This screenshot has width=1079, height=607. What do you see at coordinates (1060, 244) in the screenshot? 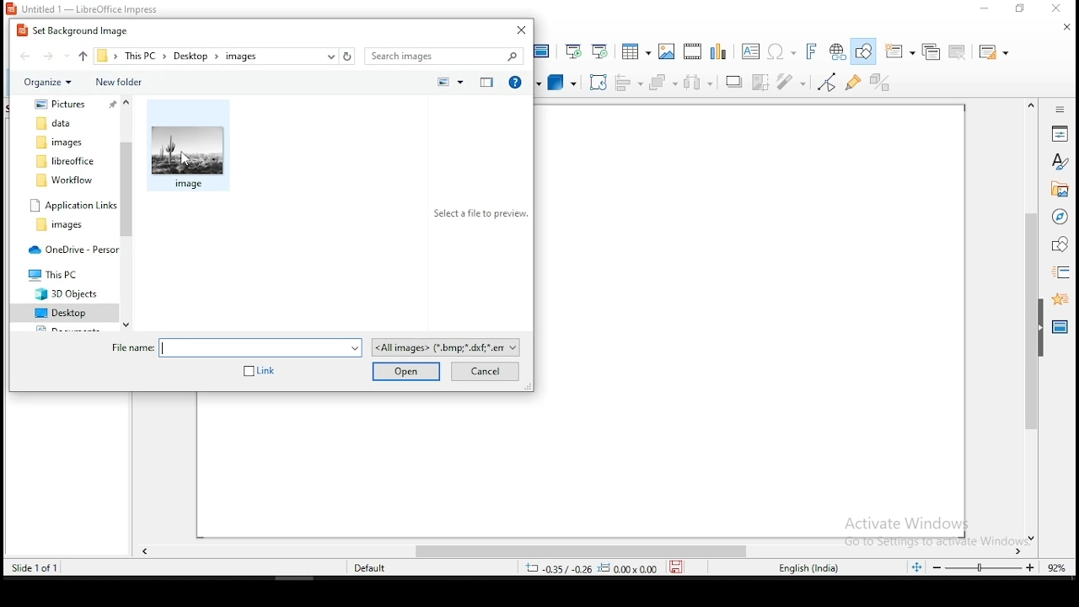
I see `shapes` at bounding box center [1060, 244].